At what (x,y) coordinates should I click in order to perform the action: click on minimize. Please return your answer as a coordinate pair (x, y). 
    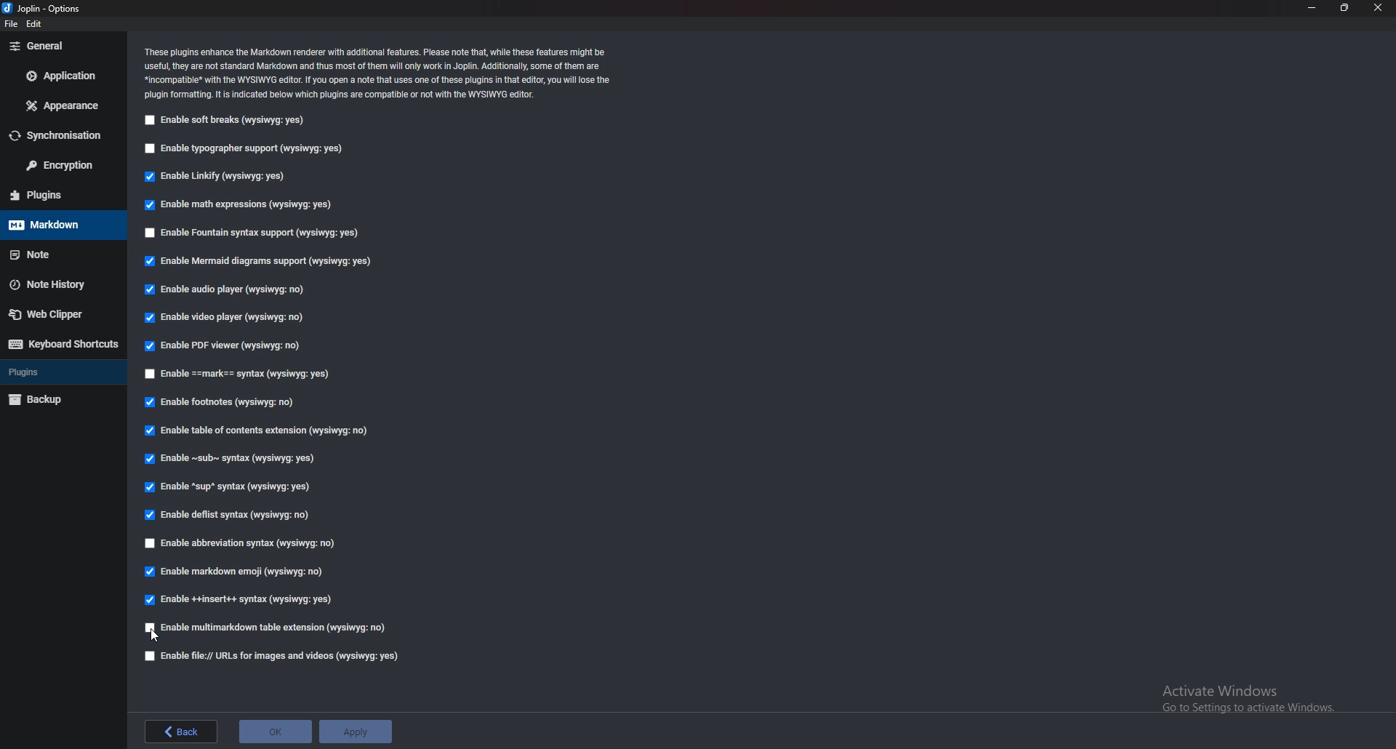
    Looking at the image, I should click on (1312, 7).